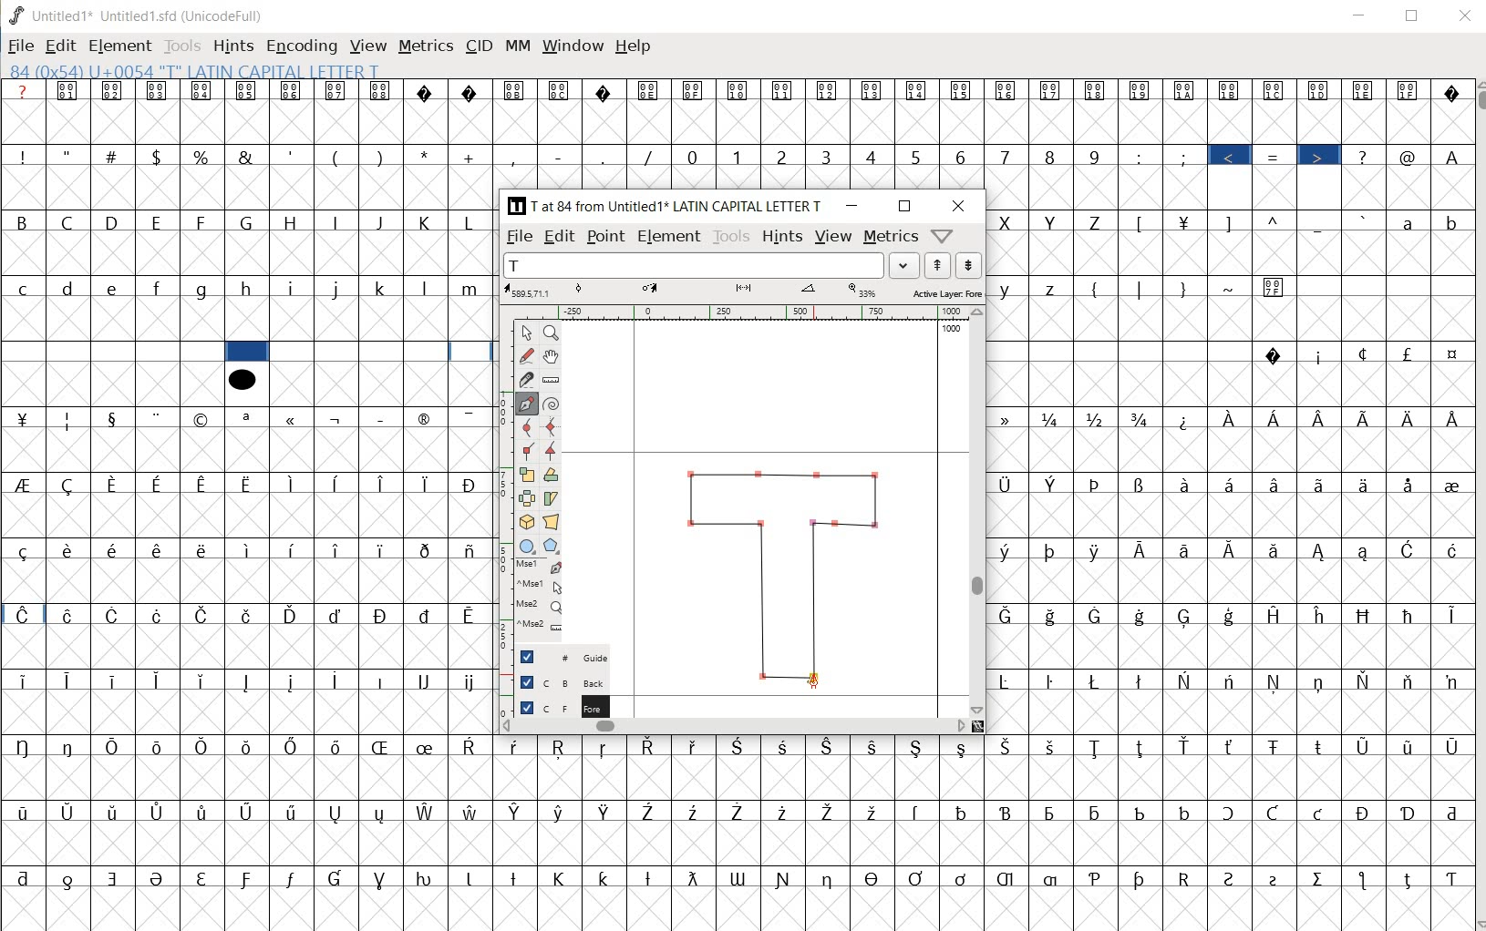 This screenshot has width=1486, height=931. What do you see at coordinates (1054, 418) in the screenshot?
I see `Symbol` at bounding box center [1054, 418].